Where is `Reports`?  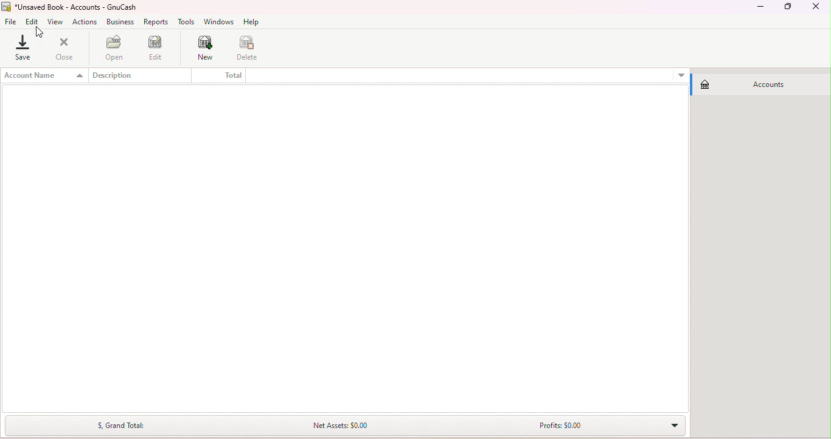
Reports is located at coordinates (155, 22).